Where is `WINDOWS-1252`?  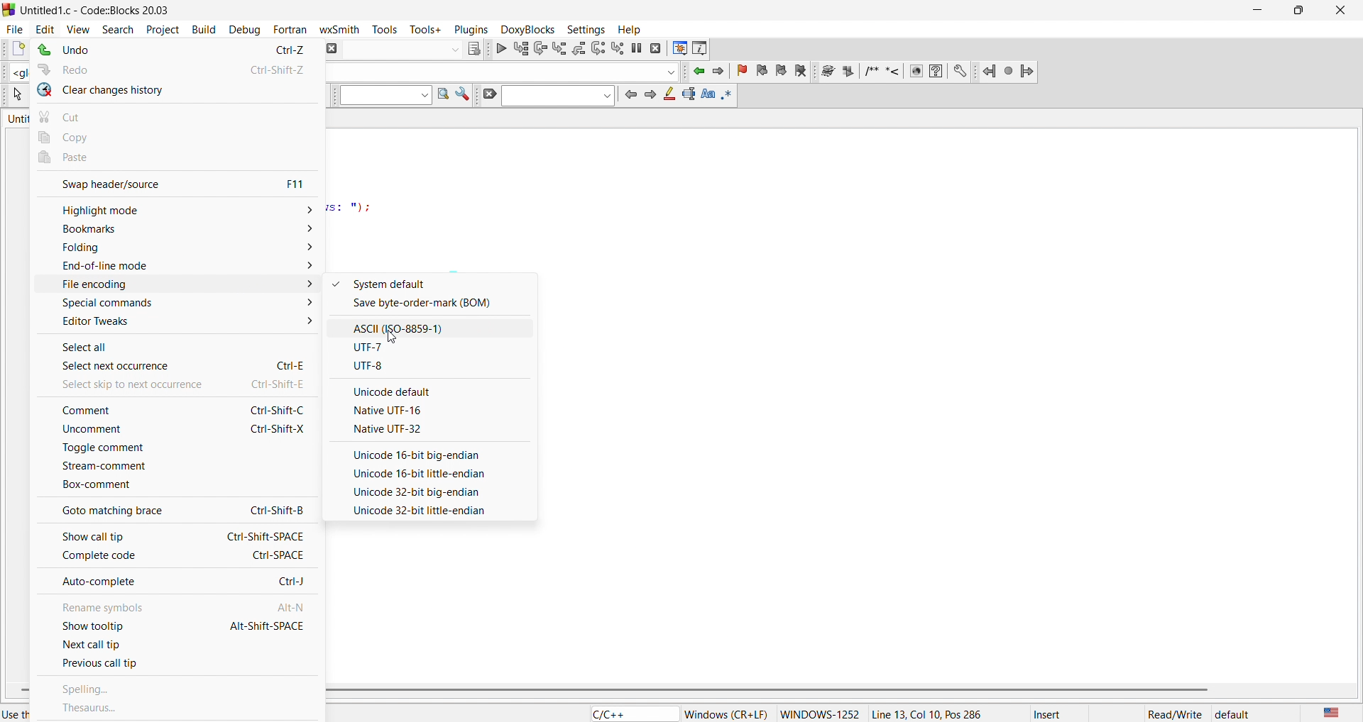
WINDOWS-1252 is located at coordinates (820, 711).